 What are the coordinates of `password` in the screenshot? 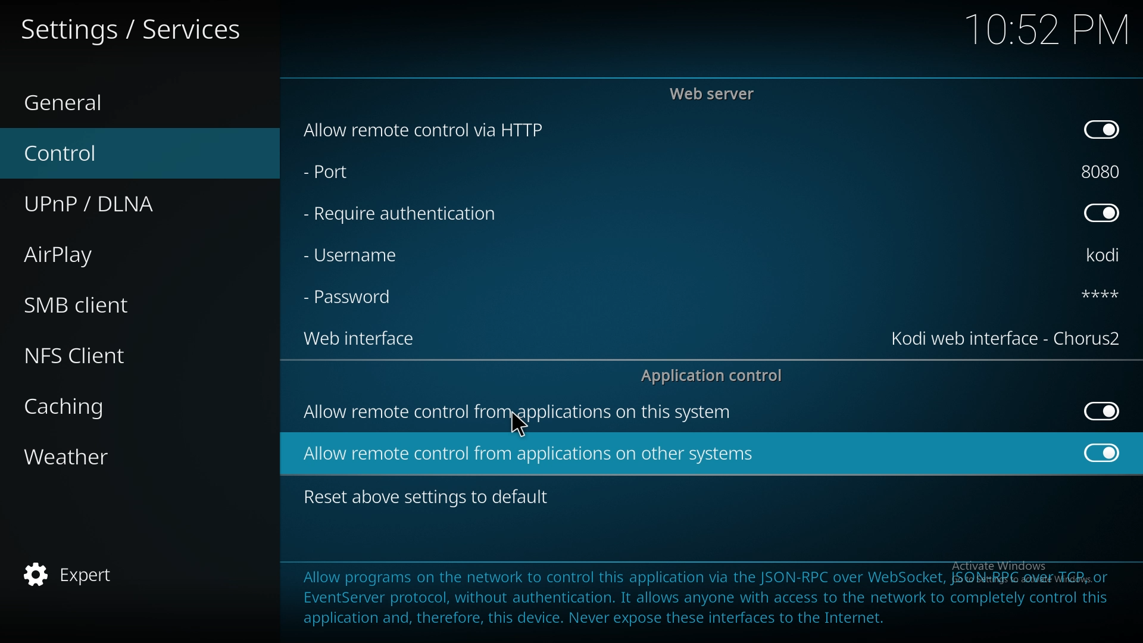 It's located at (1090, 294).